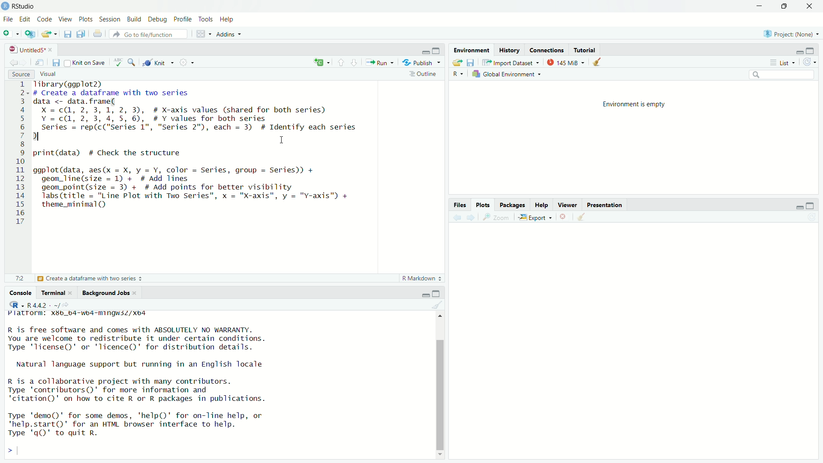 Image resolution: width=823 pixels, height=463 pixels. Describe the element at coordinates (798, 207) in the screenshot. I see `minimize` at that location.